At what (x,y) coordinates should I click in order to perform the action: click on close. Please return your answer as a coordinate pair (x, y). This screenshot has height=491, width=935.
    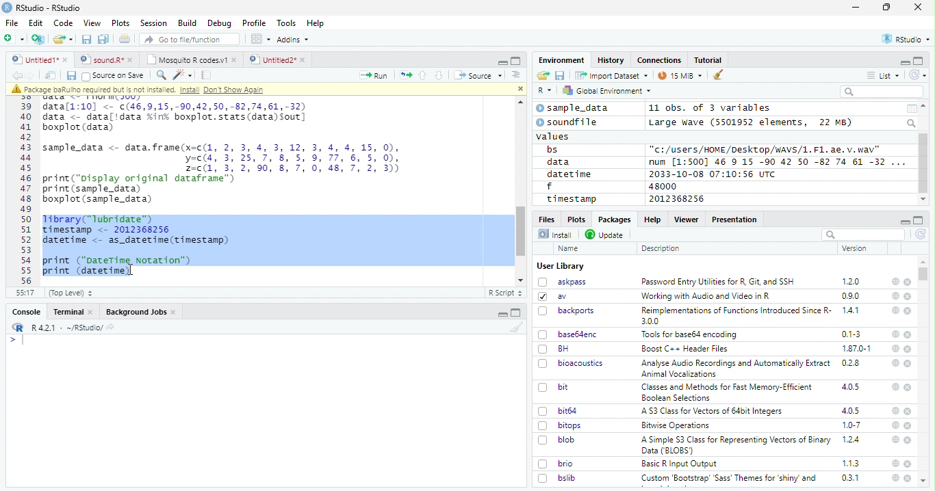
    Looking at the image, I should click on (909, 364).